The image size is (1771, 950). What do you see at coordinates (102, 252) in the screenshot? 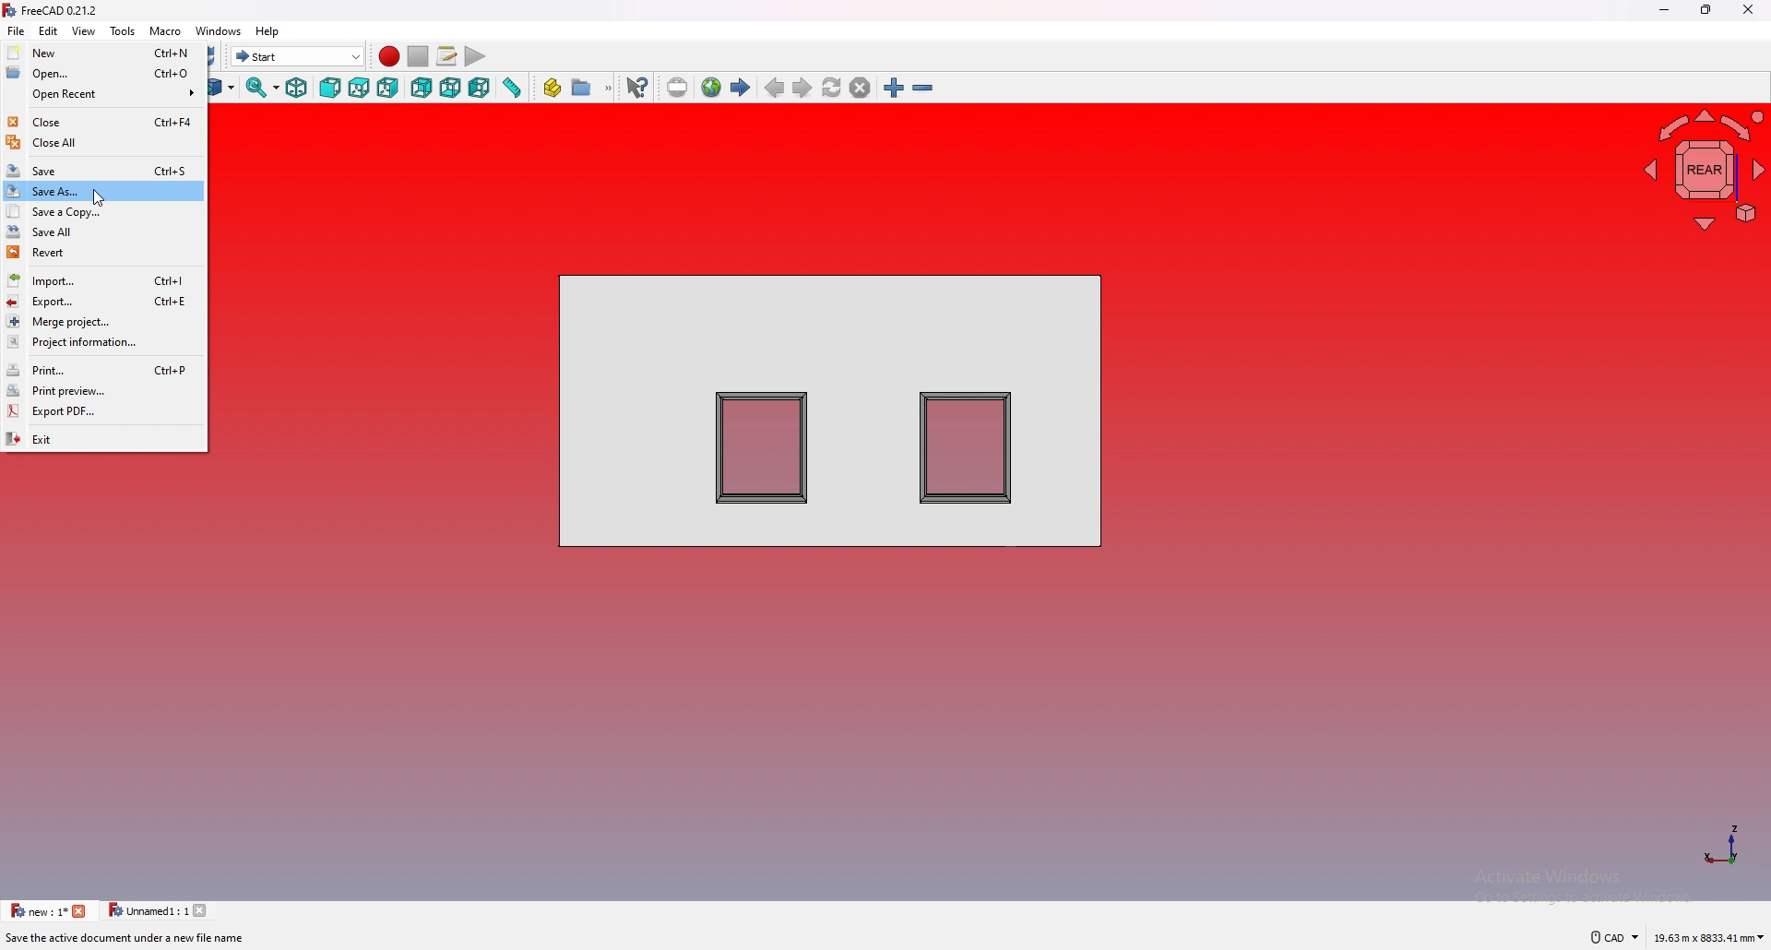
I see `revert` at bounding box center [102, 252].